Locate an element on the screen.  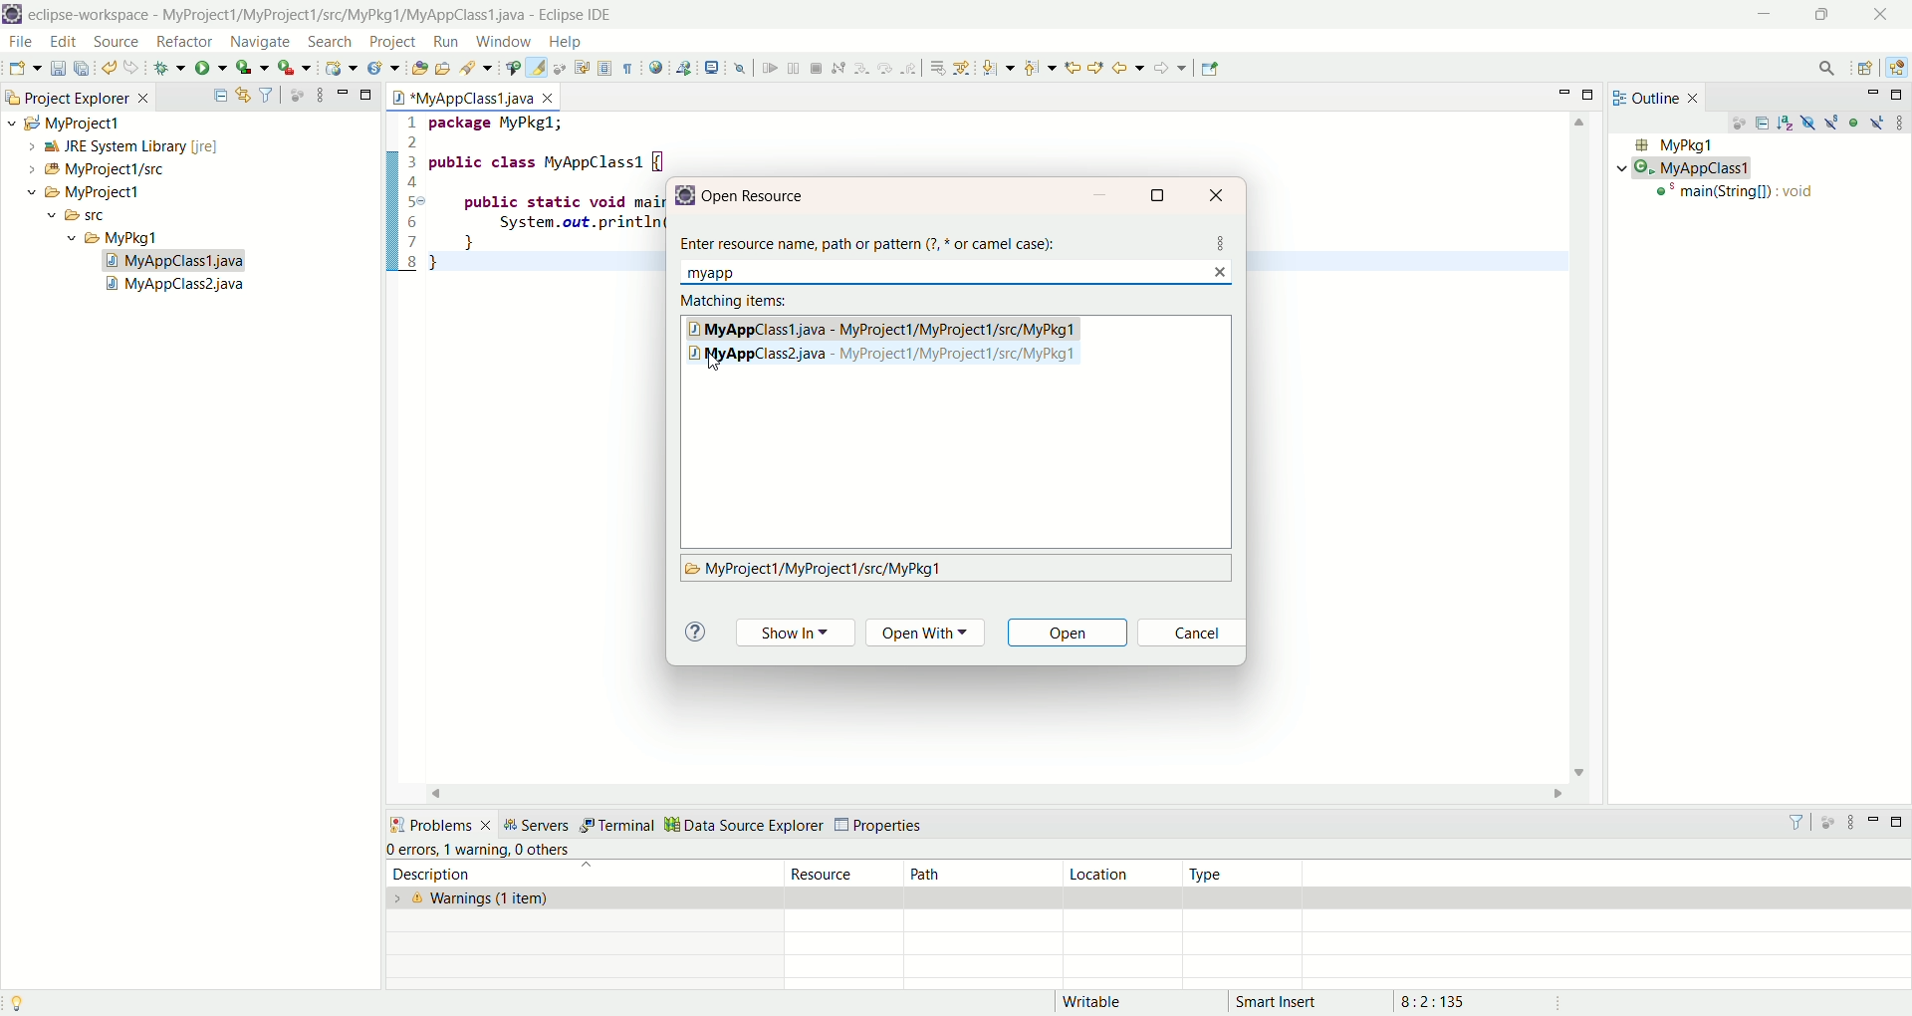
forward is located at coordinates (1170, 68).